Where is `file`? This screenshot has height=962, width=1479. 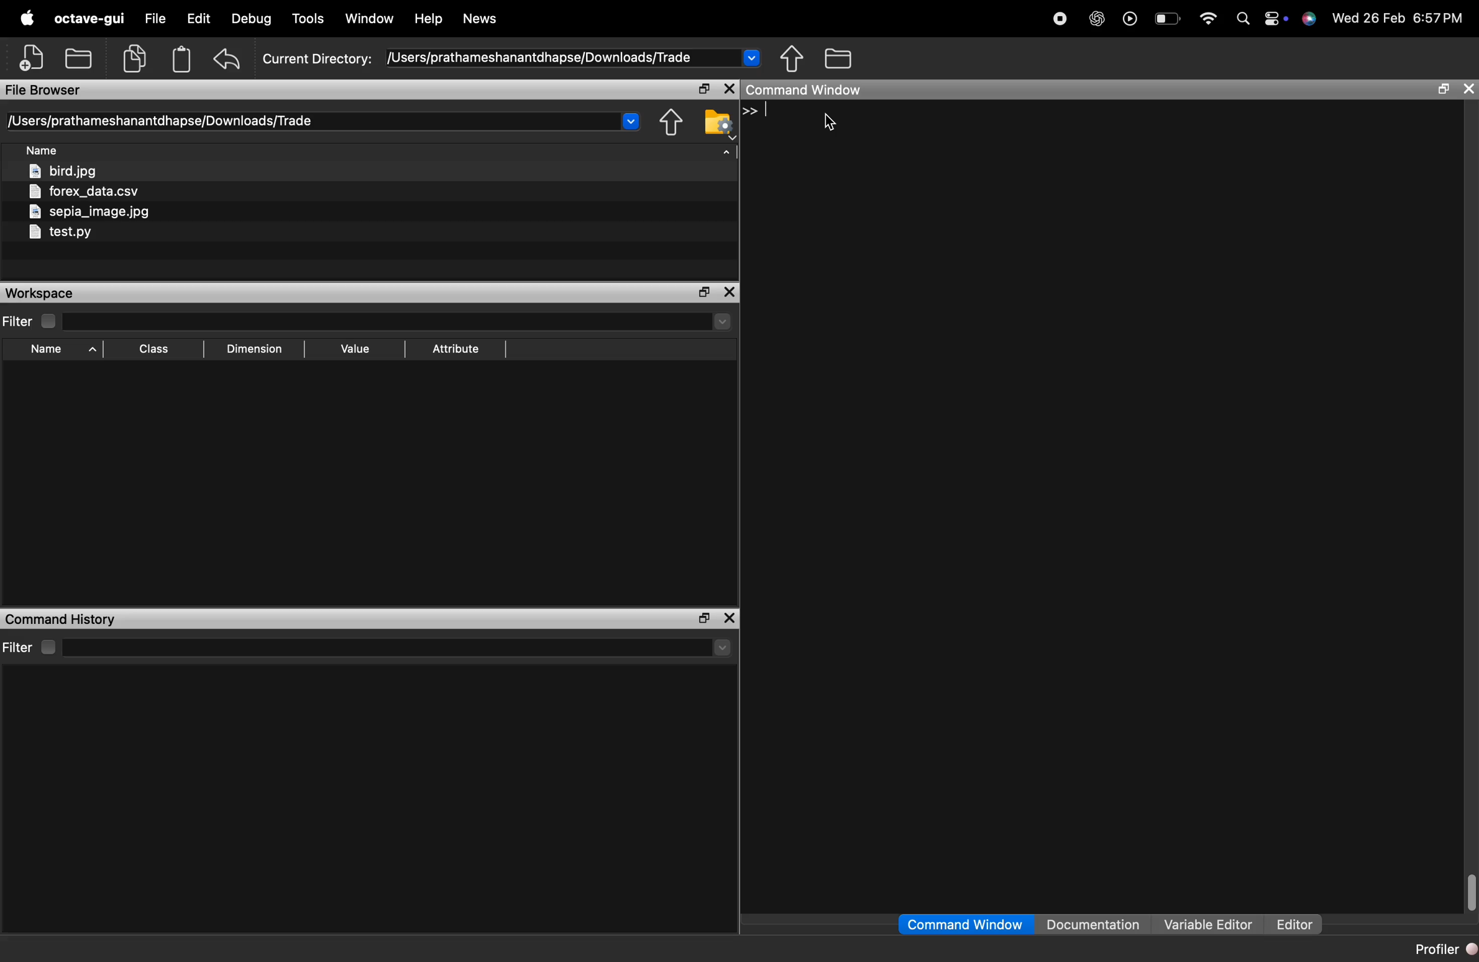
file is located at coordinates (154, 18).